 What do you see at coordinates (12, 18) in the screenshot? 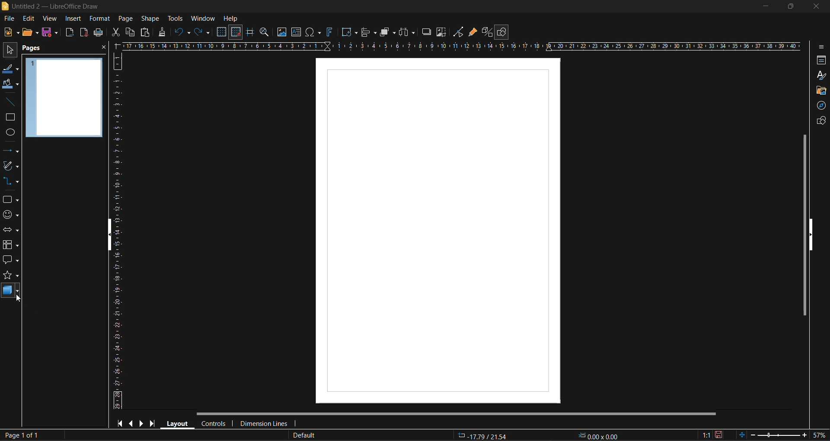
I see `file` at bounding box center [12, 18].